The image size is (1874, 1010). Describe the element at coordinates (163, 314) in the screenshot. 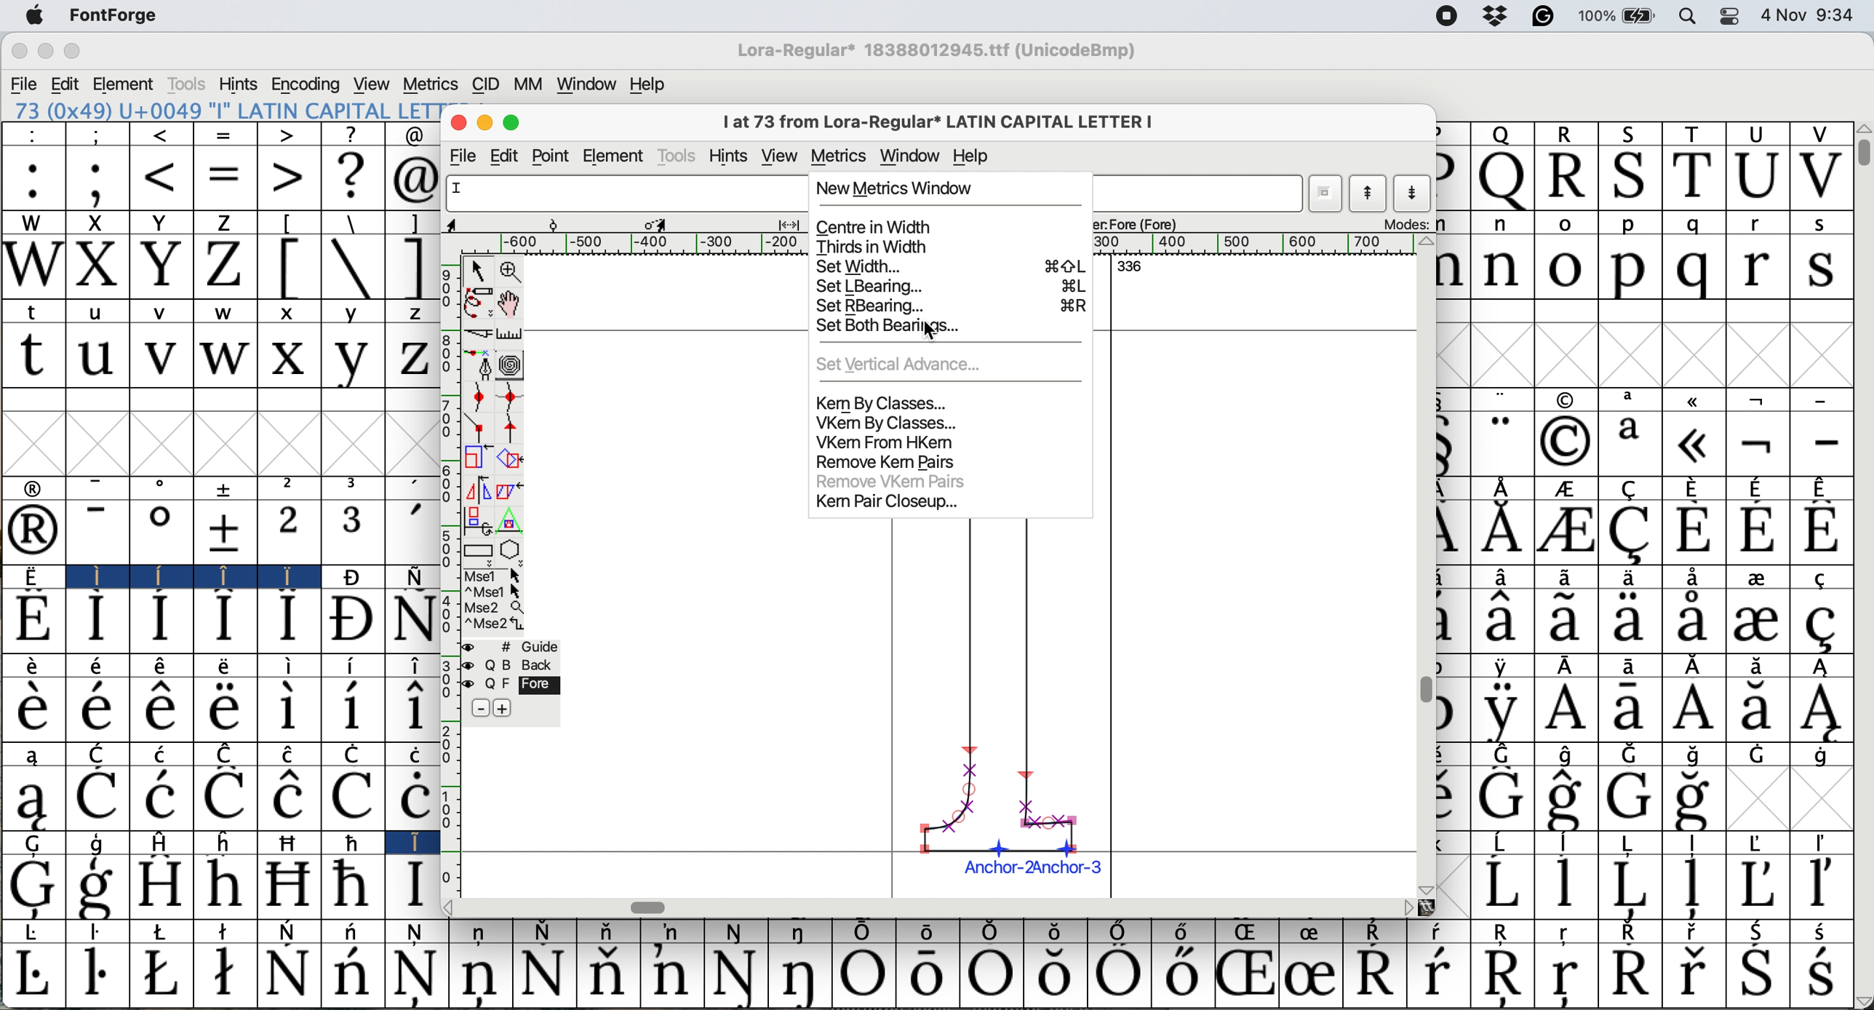

I see `v` at that location.